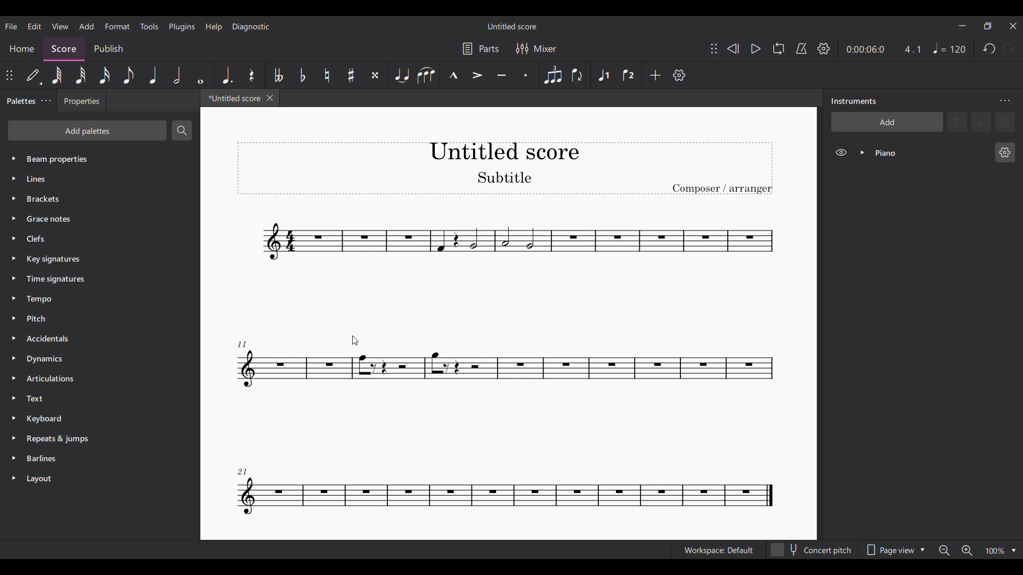  I want to click on Layout, so click(92, 479).